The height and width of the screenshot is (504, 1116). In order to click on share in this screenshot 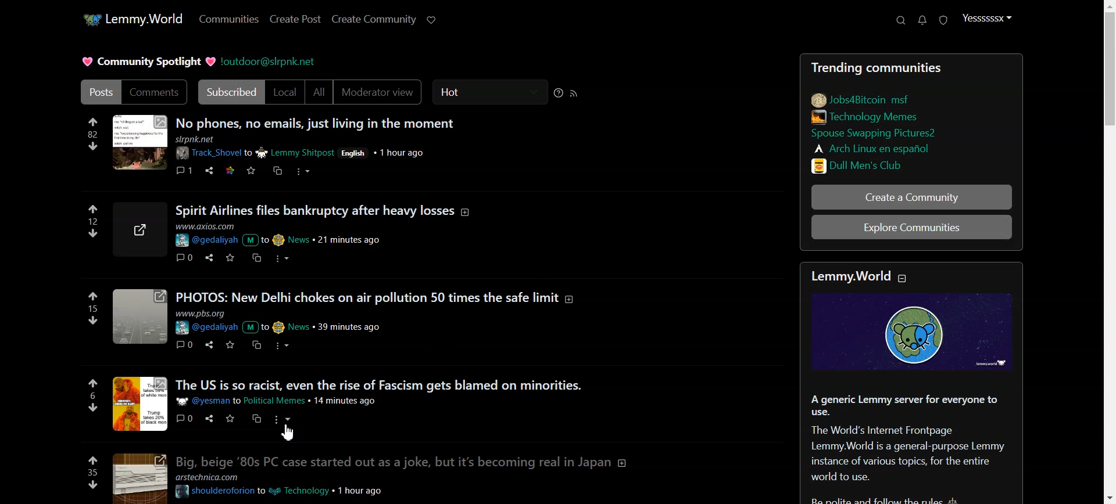, I will do `click(207, 419)`.